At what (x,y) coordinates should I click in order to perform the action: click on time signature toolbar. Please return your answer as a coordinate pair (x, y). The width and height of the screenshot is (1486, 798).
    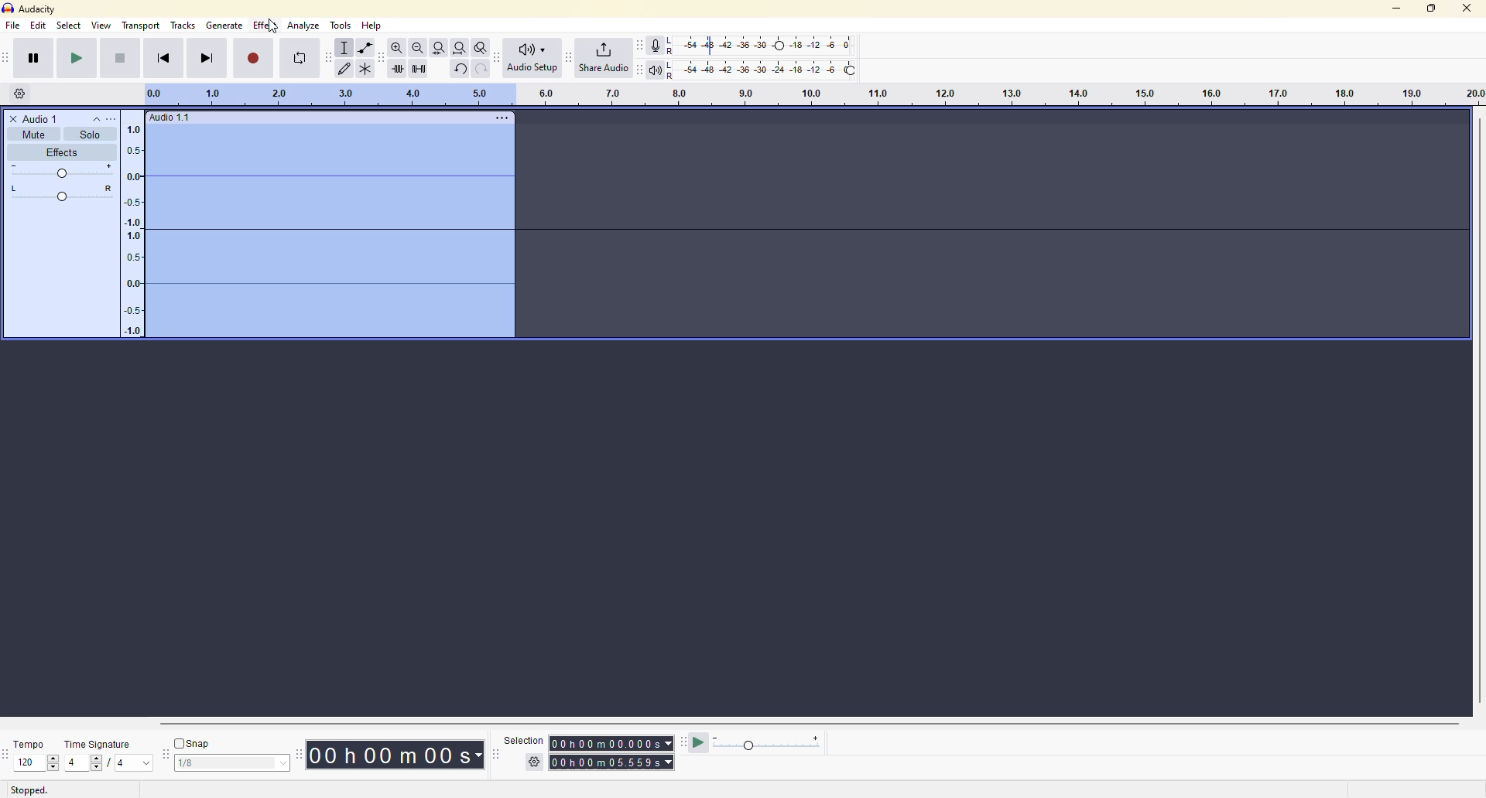
    Looking at the image, I should click on (6, 755).